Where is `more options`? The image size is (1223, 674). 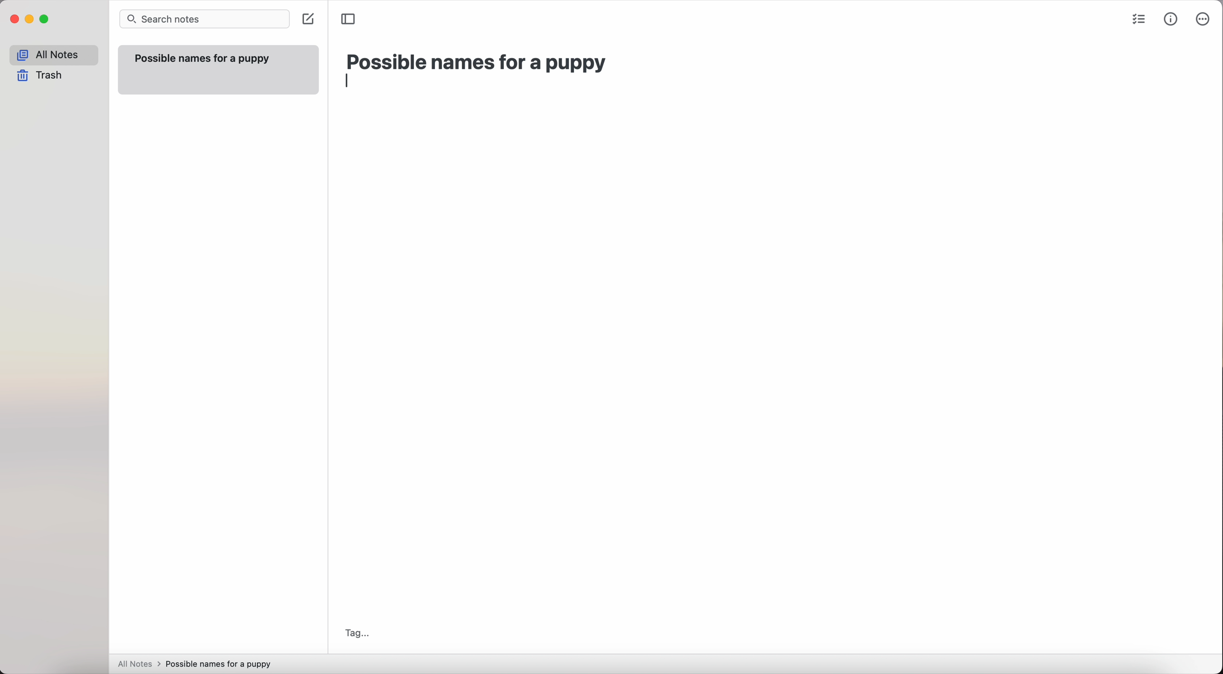
more options is located at coordinates (1204, 20).